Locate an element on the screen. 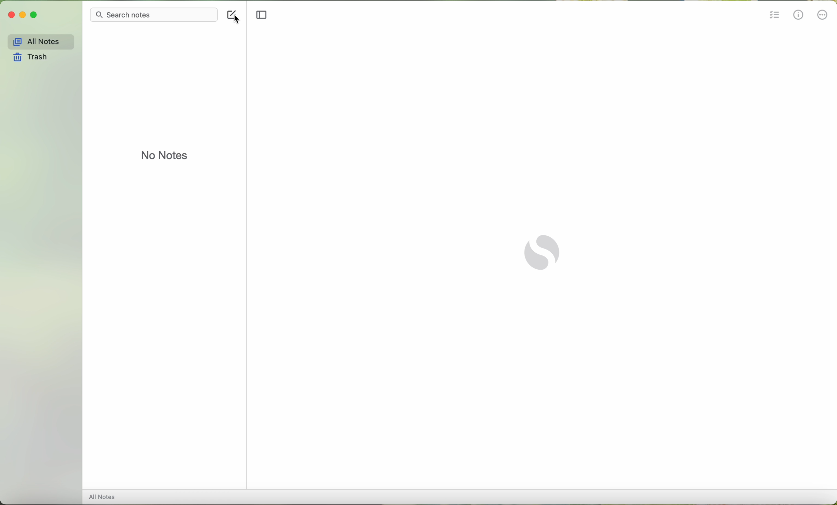 This screenshot has width=837, height=505. cursor is located at coordinates (238, 21).